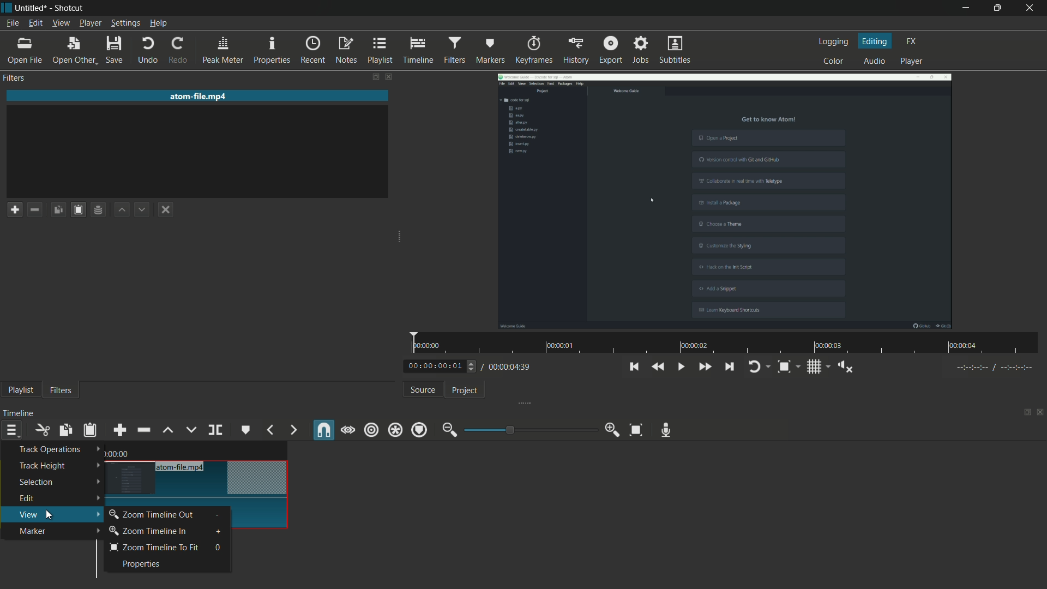  Describe the element at coordinates (166, 210) in the screenshot. I see `deselect the filter` at that location.